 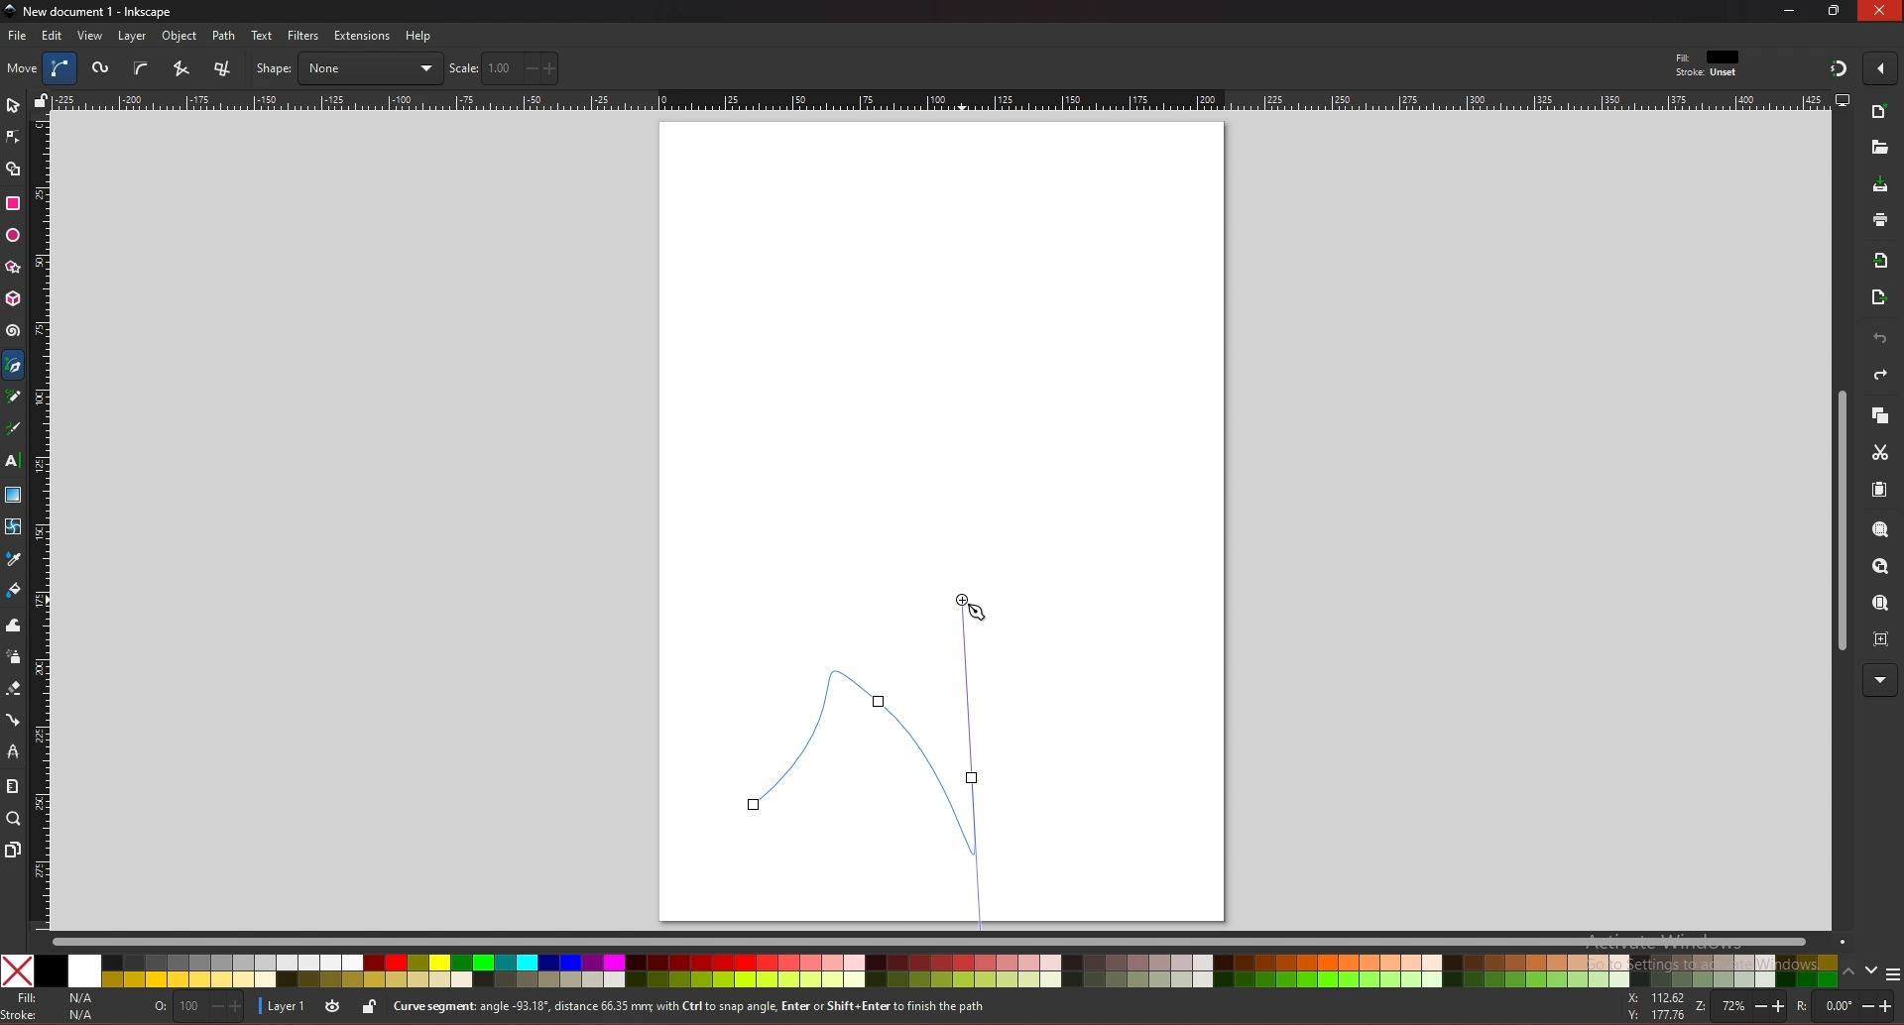 What do you see at coordinates (948, 940) in the screenshot?
I see `scroll bar` at bounding box center [948, 940].